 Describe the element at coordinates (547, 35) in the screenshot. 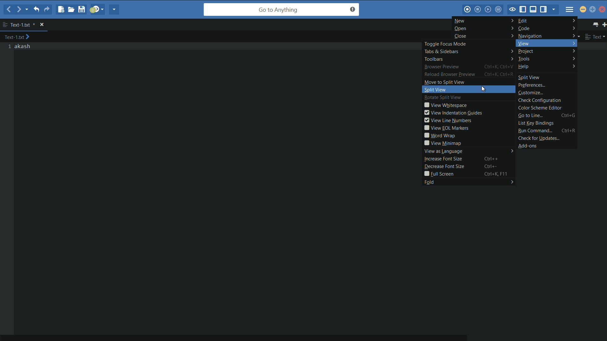

I see `navigation` at that location.